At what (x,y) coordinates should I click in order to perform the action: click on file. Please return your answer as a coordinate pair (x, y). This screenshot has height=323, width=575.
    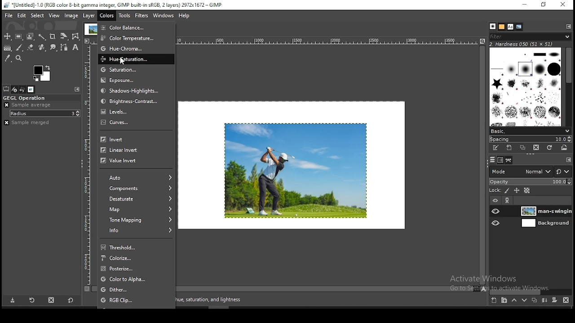
    Looking at the image, I should click on (9, 15).